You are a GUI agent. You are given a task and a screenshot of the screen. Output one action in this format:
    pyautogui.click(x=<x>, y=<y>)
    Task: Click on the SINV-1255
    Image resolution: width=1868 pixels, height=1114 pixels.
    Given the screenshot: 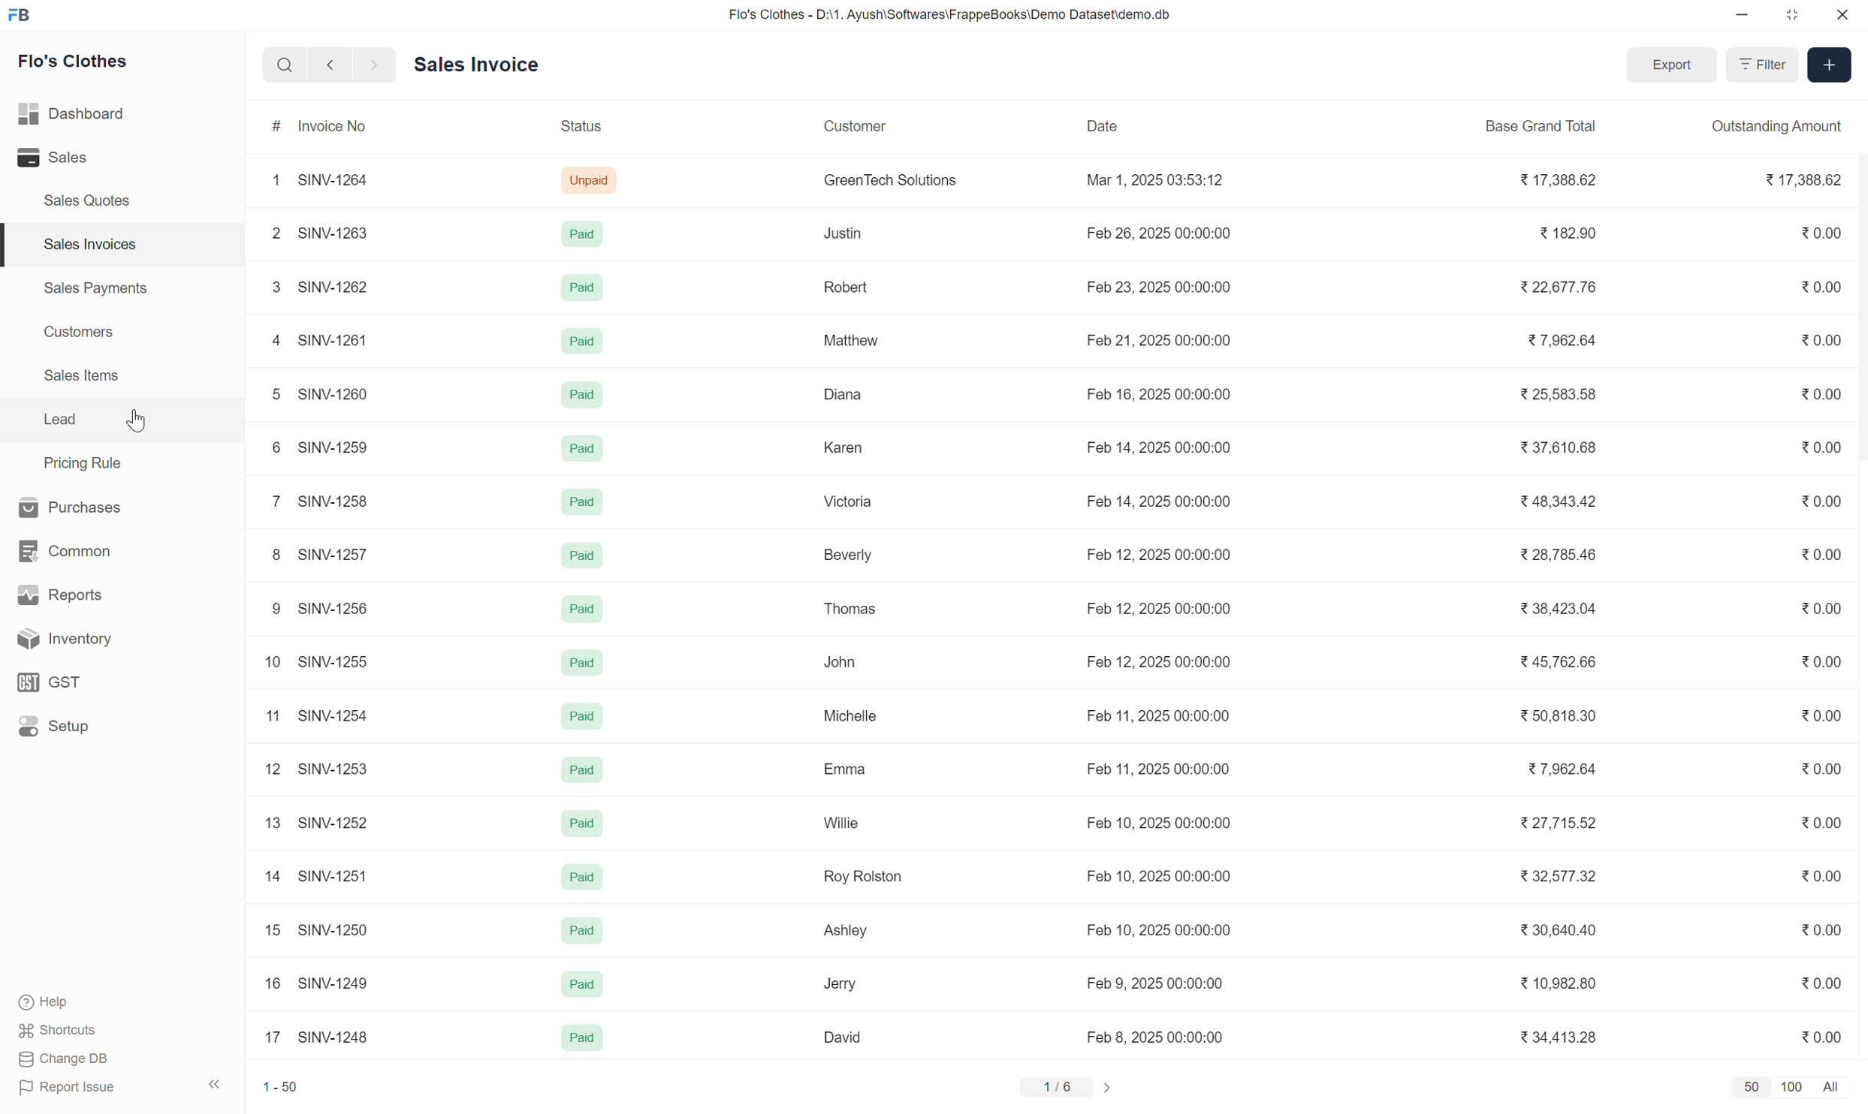 What is the action you would take?
    pyautogui.click(x=336, y=659)
    